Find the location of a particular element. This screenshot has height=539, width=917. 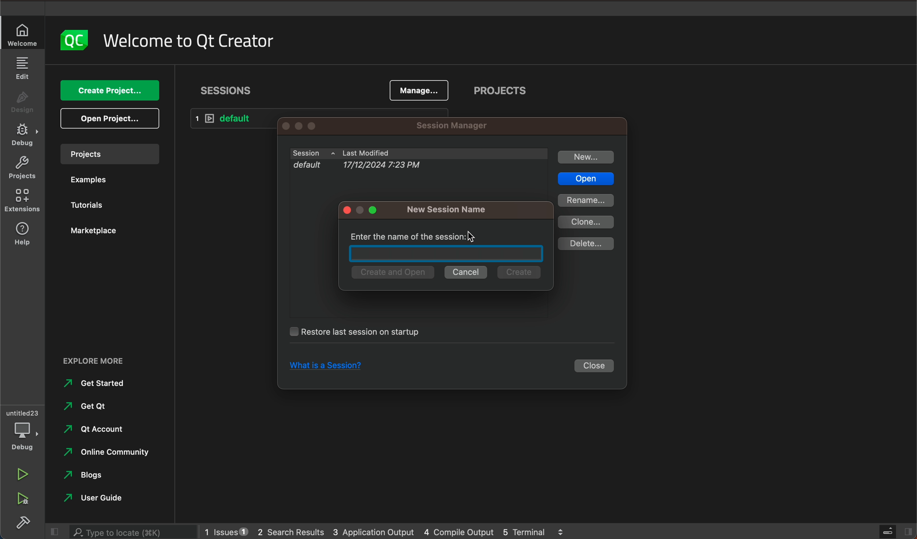

clone is located at coordinates (588, 222).